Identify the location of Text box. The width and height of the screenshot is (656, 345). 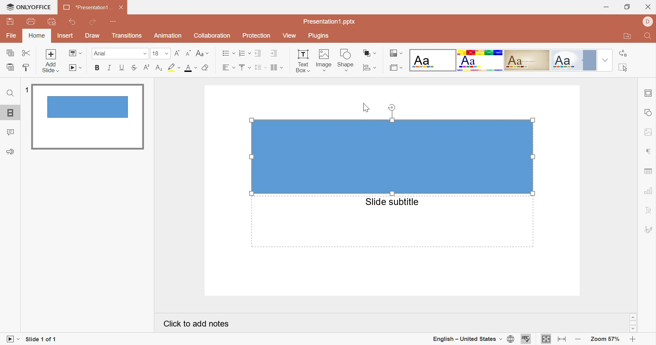
(393, 157).